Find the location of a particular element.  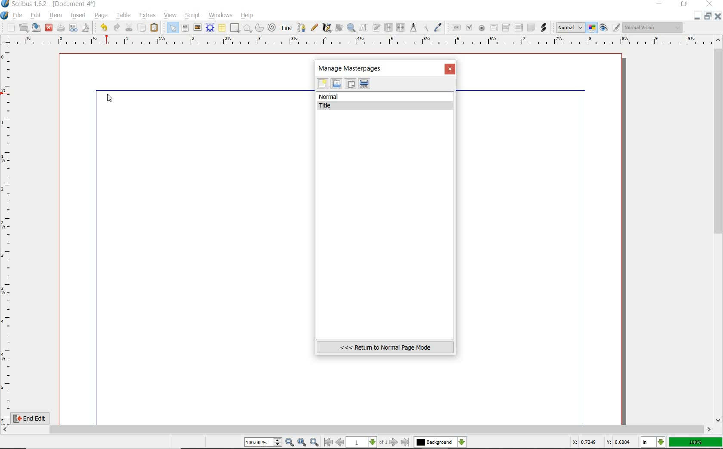

copy is located at coordinates (142, 27).